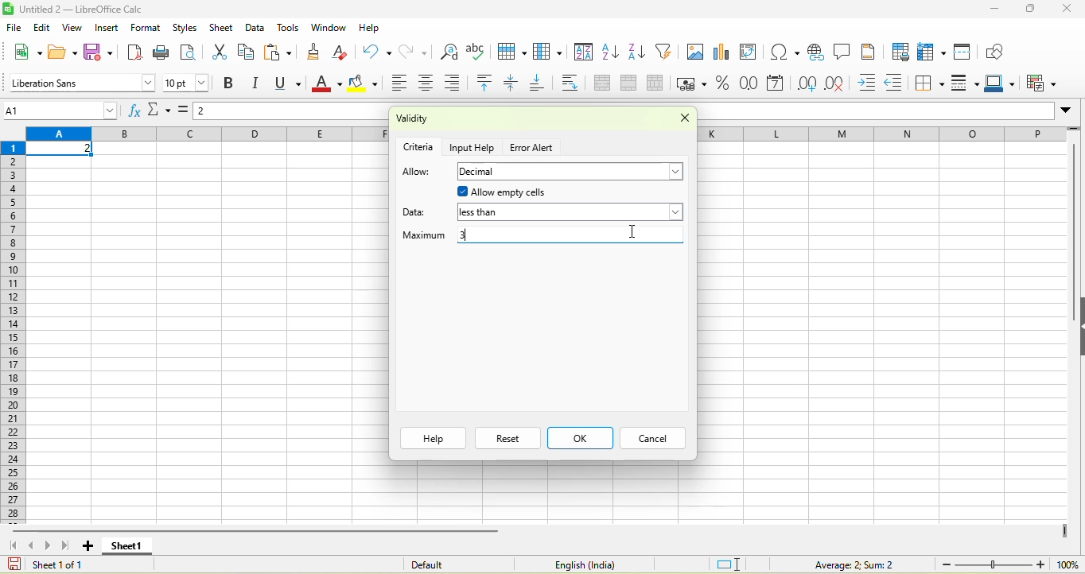 The height and width of the screenshot is (574, 1085). Describe the element at coordinates (870, 83) in the screenshot. I see `increase indent` at that location.